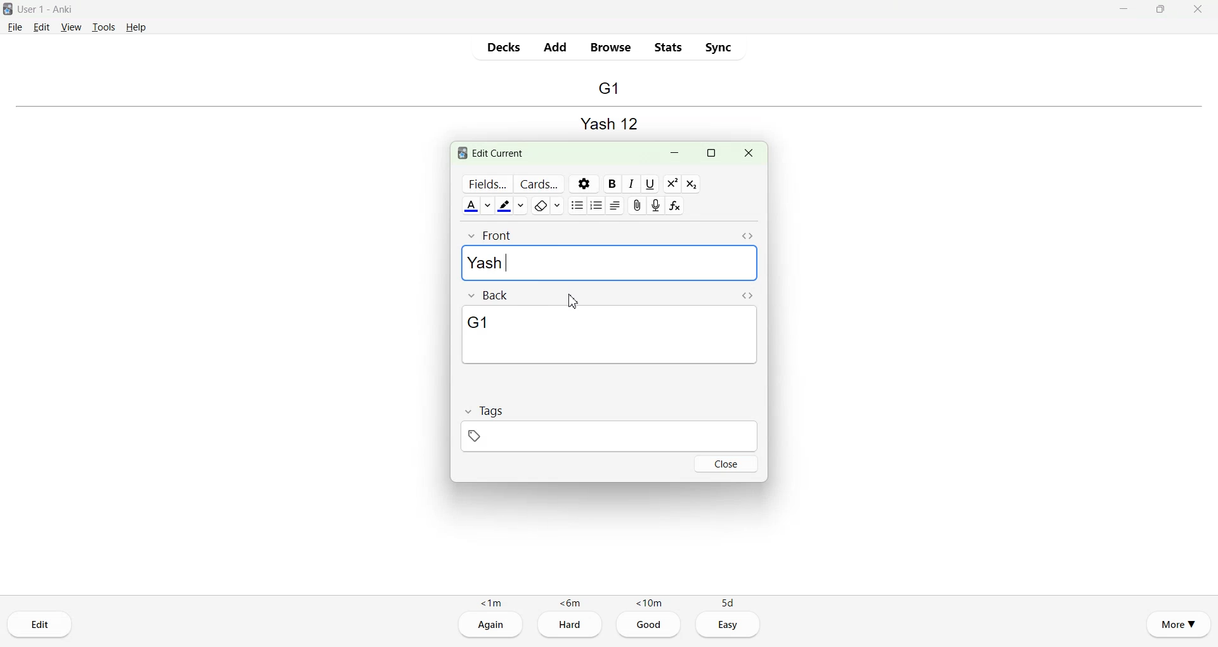 Image resolution: width=1218 pixels, height=647 pixels. What do you see at coordinates (632, 184) in the screenshot?
I see `Italic text` at bounding box center [632, 184].